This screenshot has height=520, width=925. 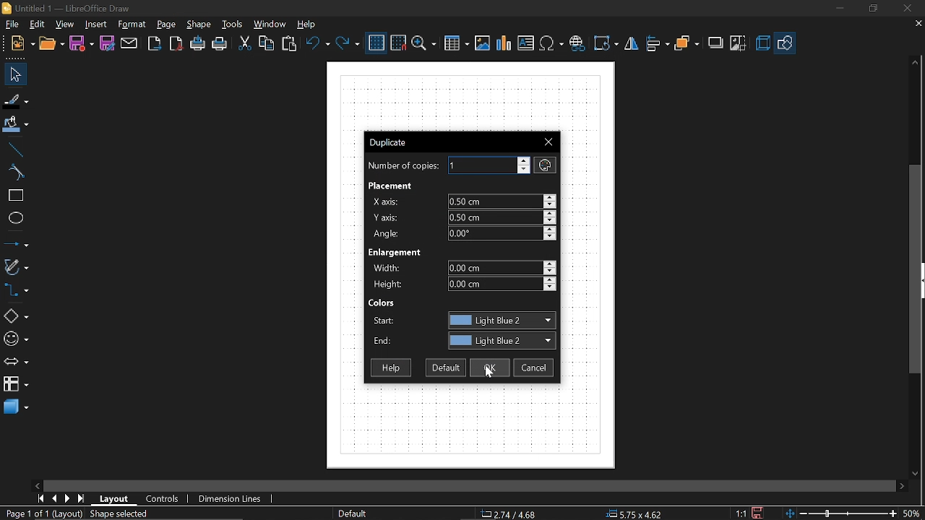 What do you see at coordinates (399, 43) in the screenshot?
I see `snap to grid` at bounding box center [399, 43].